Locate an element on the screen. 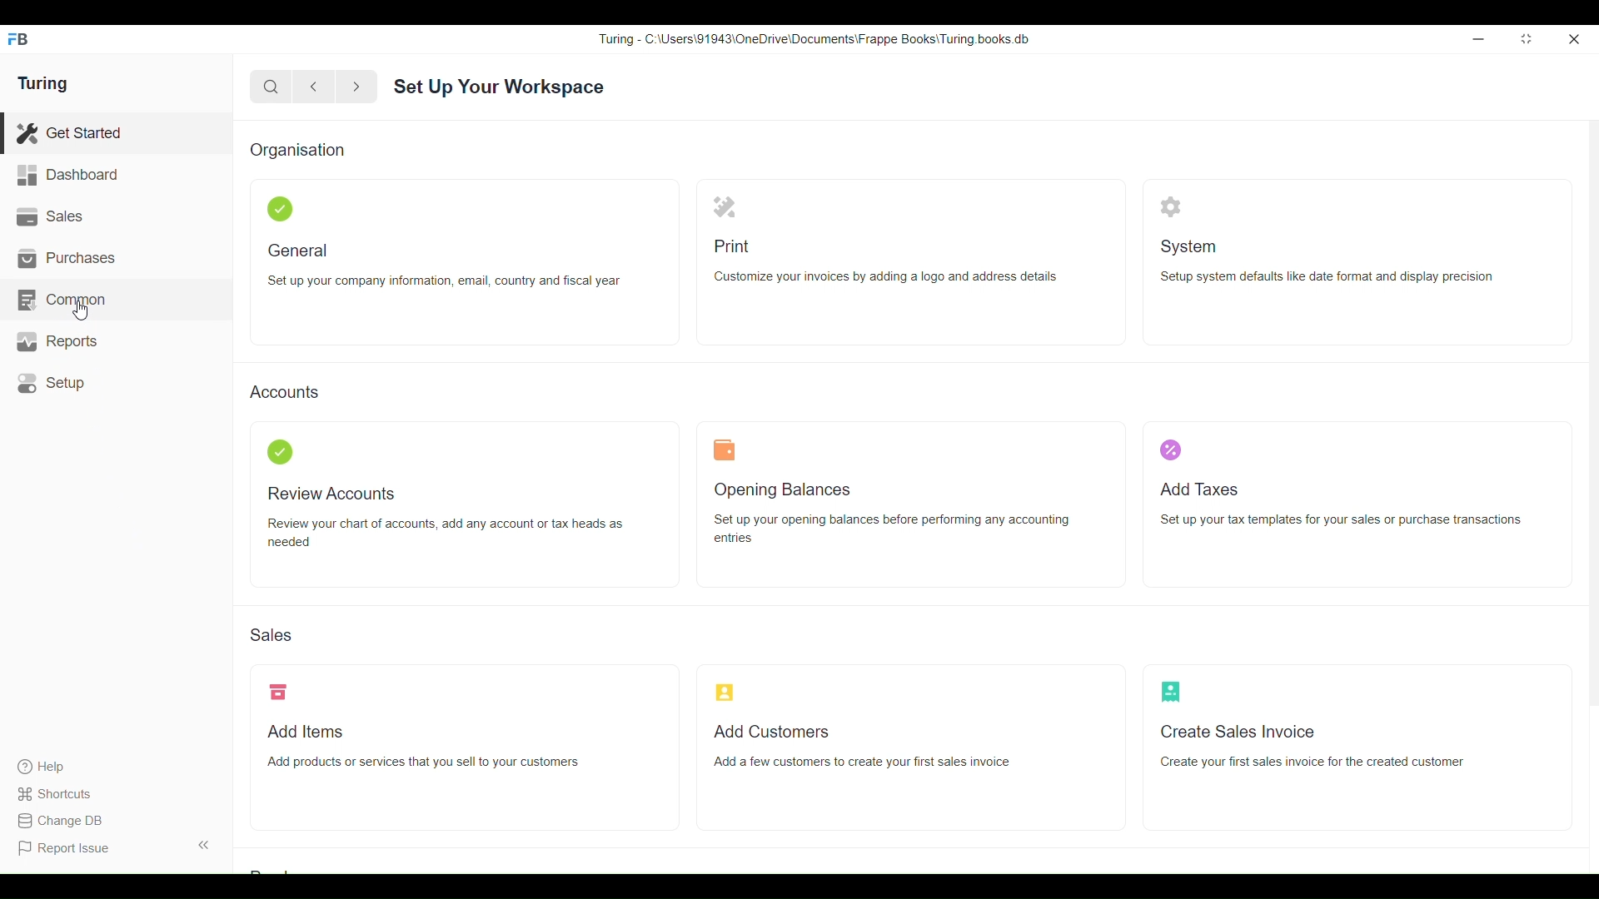  Accounts is located at coordinates (285, 390).